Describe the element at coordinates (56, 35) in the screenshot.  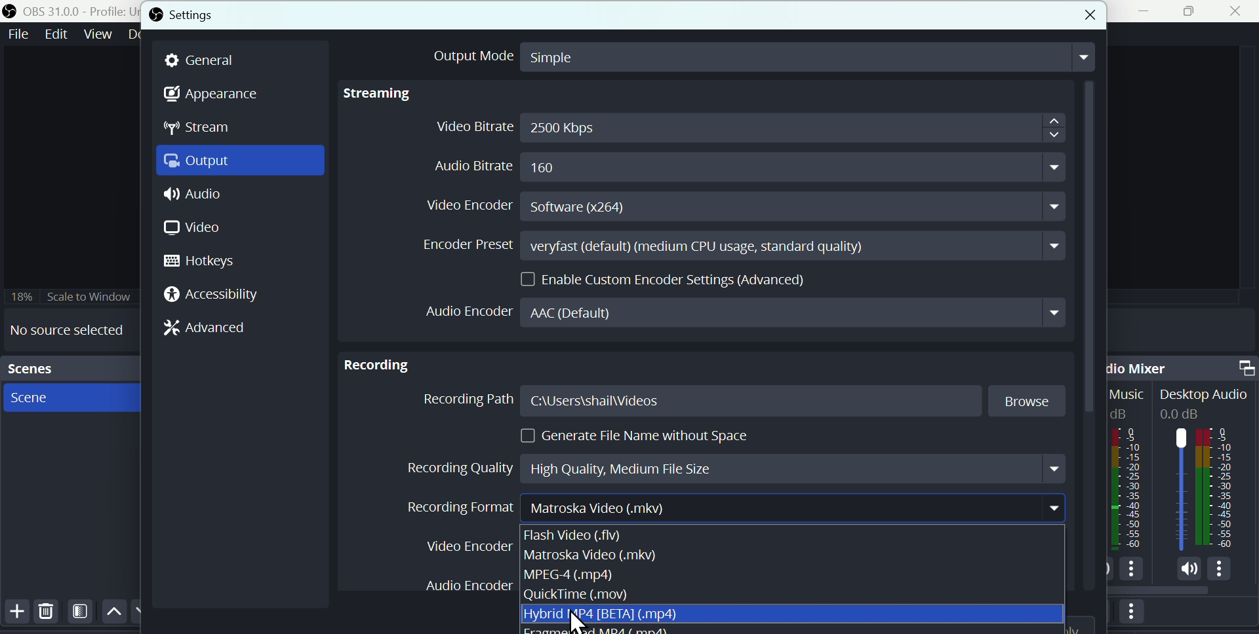
I see `Edit` at that location.